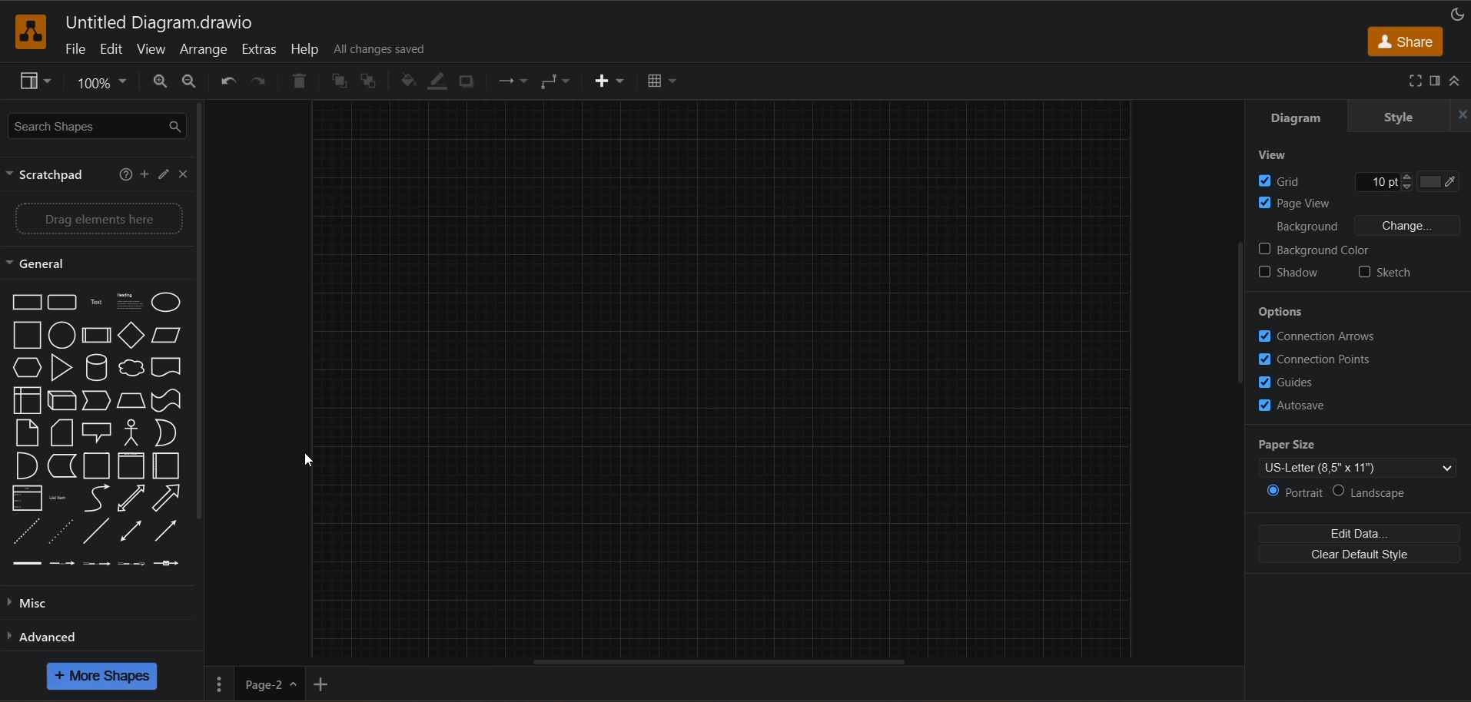  What do you see at coordinates (52, 175) in the screenshot?
I see `scratch pad` at bounding box center [52, 175].